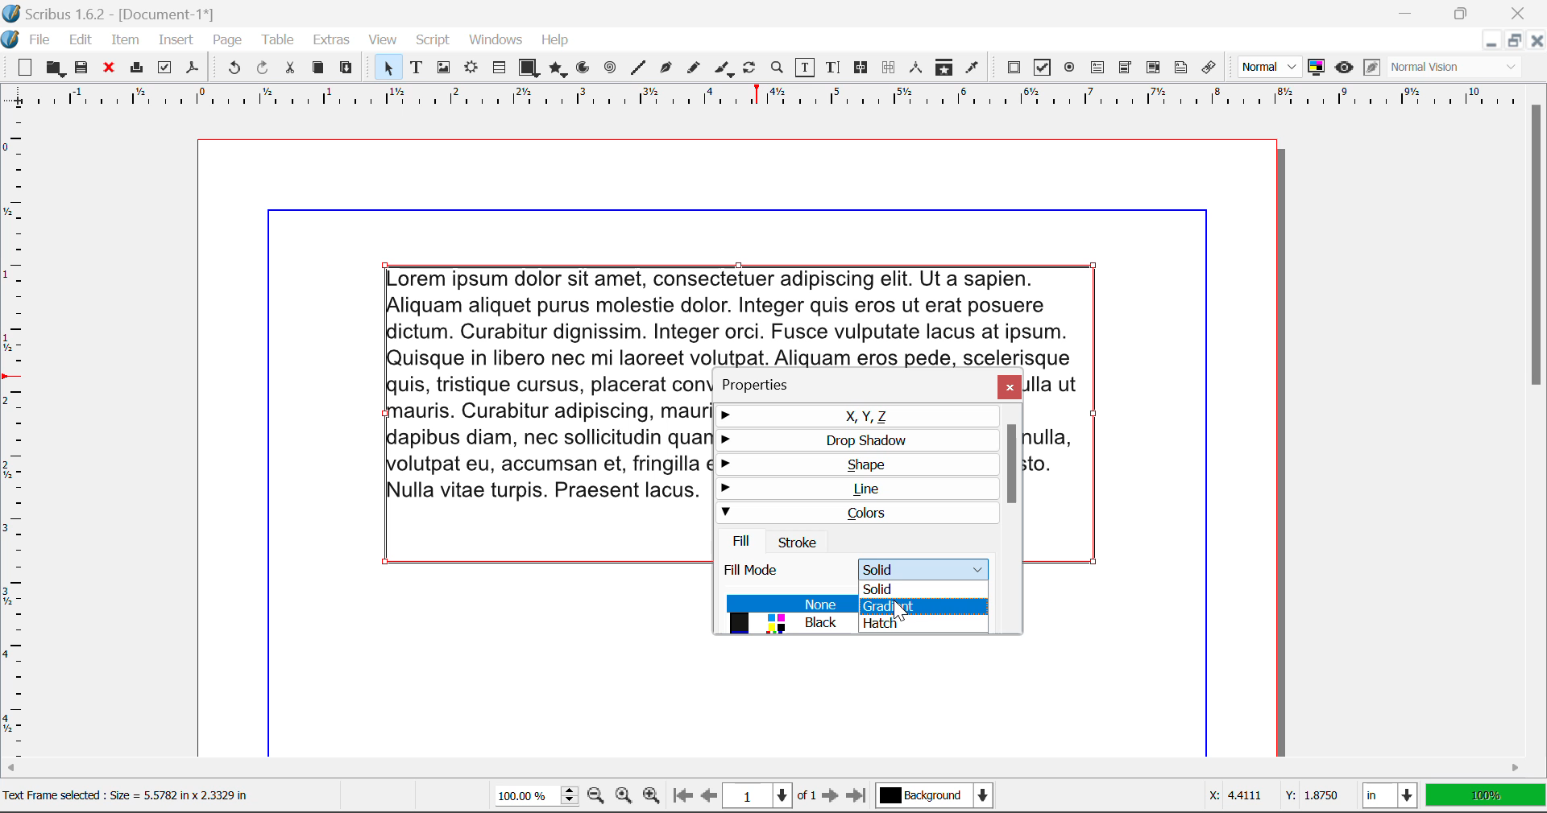 The height and width of the screenshot is (813, 1547). What do you see at coordinates (529, 69) in the screenshot?
I see `Shapes` at bounding box center [529, 69].